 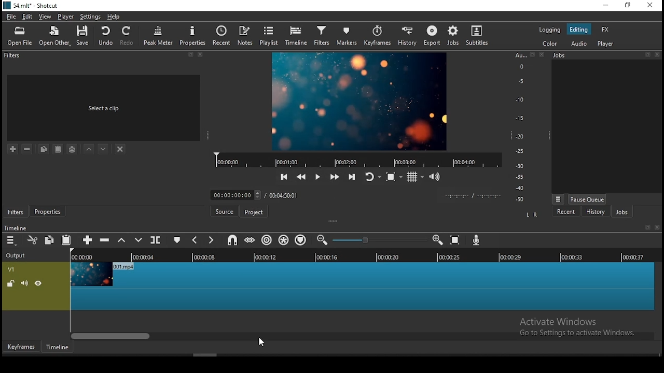 I want to click on volume, so click(x=24, y=283).